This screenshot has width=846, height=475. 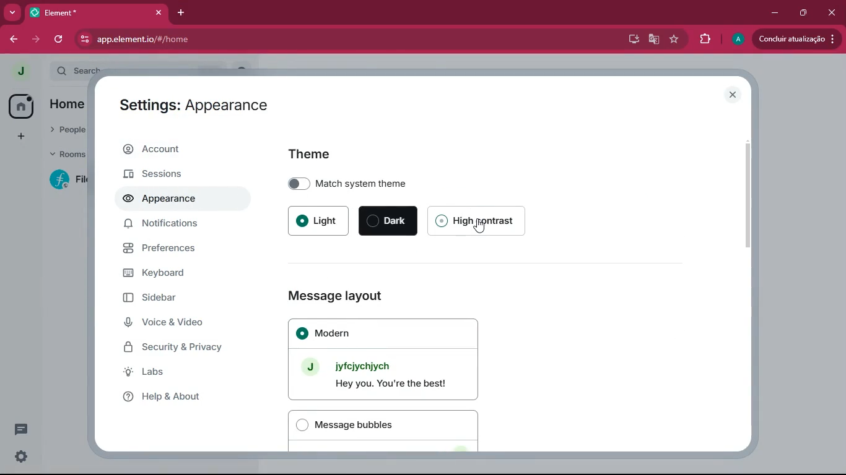 I want to click on scroll bar, so click(x=748, y=195).